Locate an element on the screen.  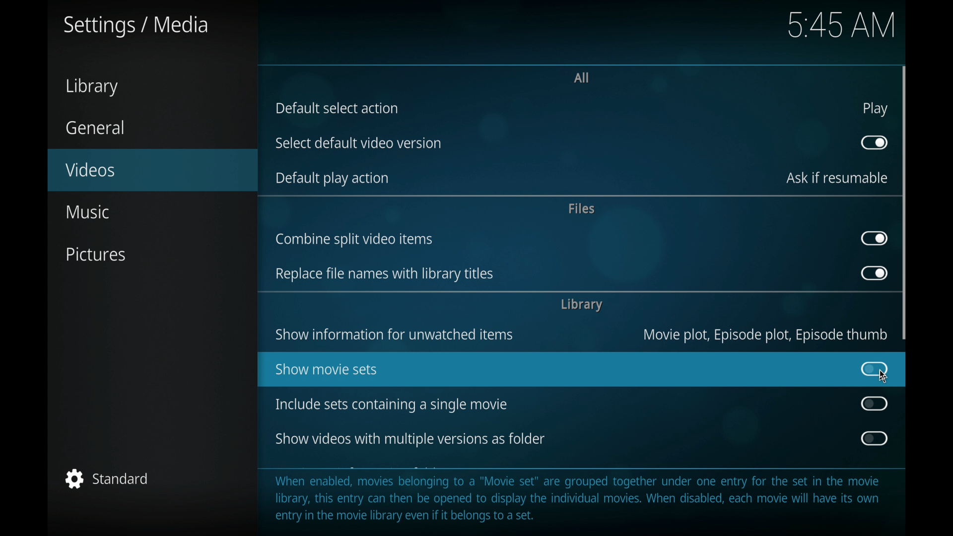
pictures is located at coordinates (97, 256).